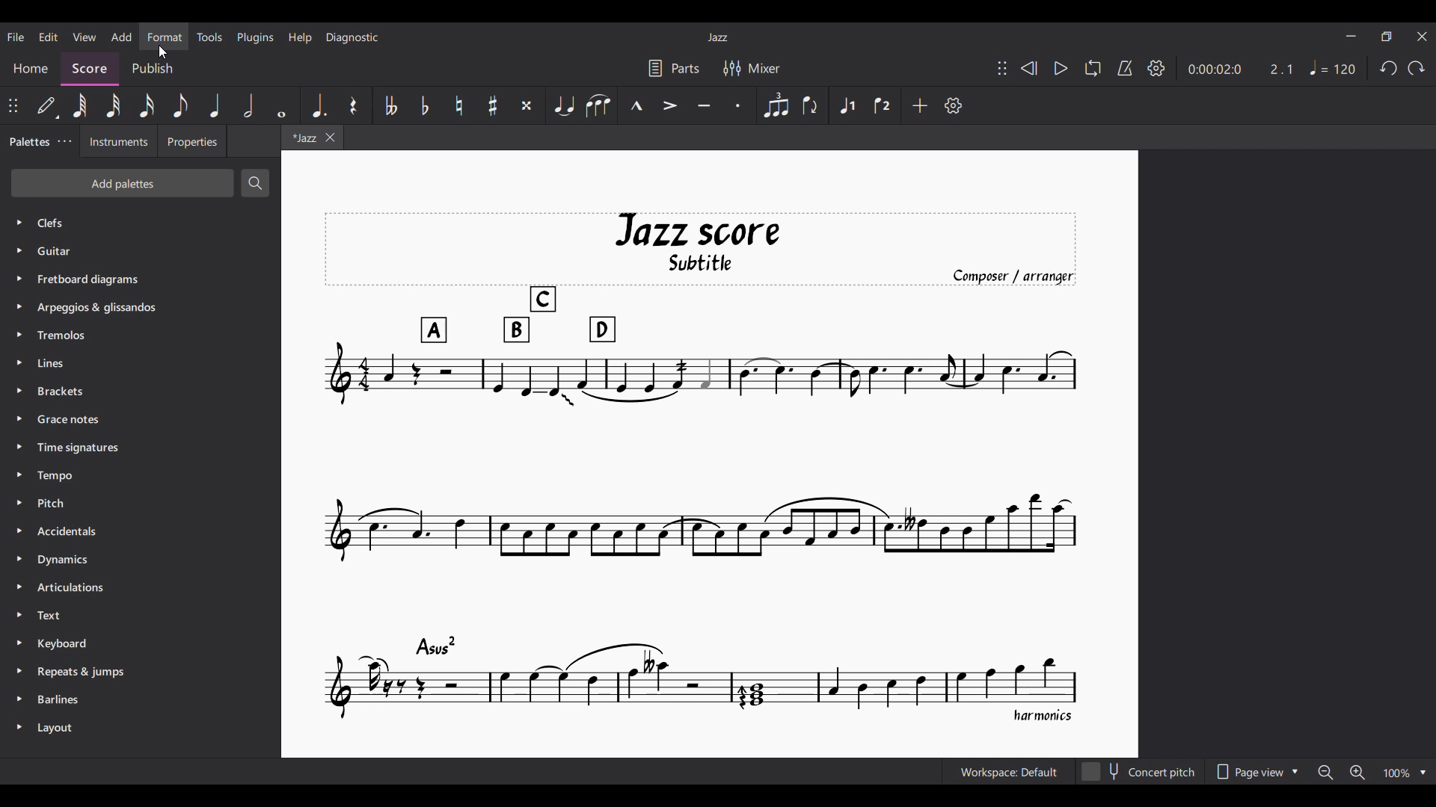 The height and width of the screenshot is (807, 1436). I want to click on Minimize, so click(1350, 36).